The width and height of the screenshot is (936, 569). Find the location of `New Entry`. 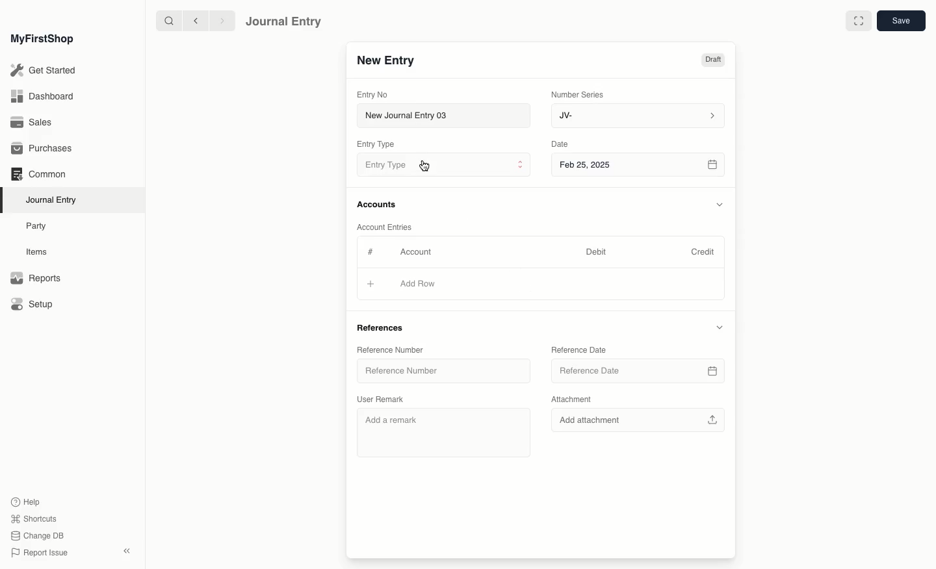

New Entry is located at coordinates (385, 61).